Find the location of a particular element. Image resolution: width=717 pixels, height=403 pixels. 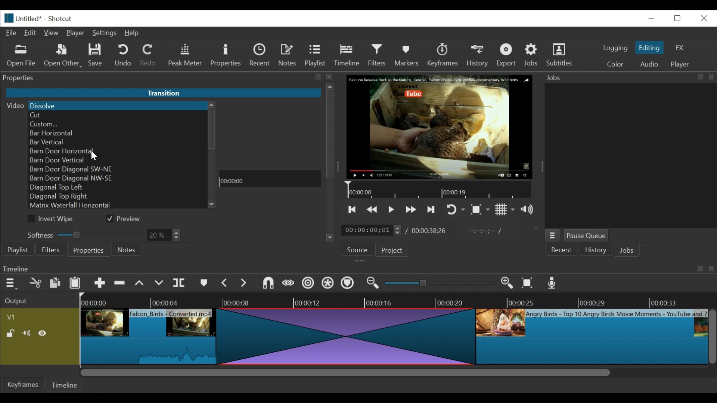

Scroll down is located at coordinates (212, 204).